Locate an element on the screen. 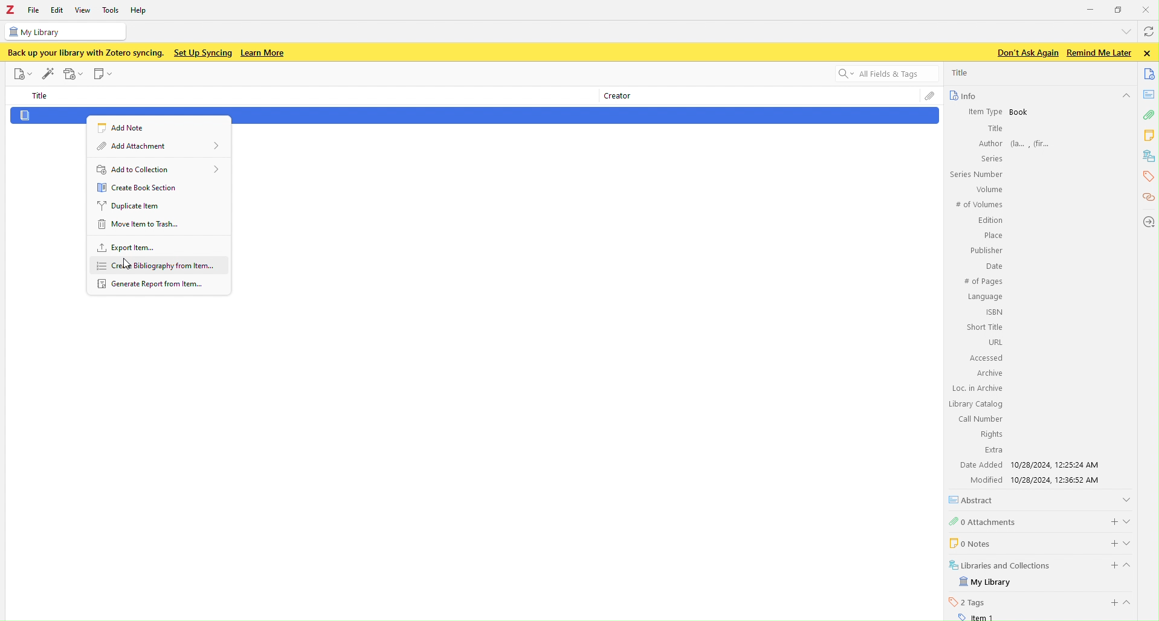 Image resolution: width=1159 pixels, height=621 pixels. Move item to trash is located at coordinates (144, 225).